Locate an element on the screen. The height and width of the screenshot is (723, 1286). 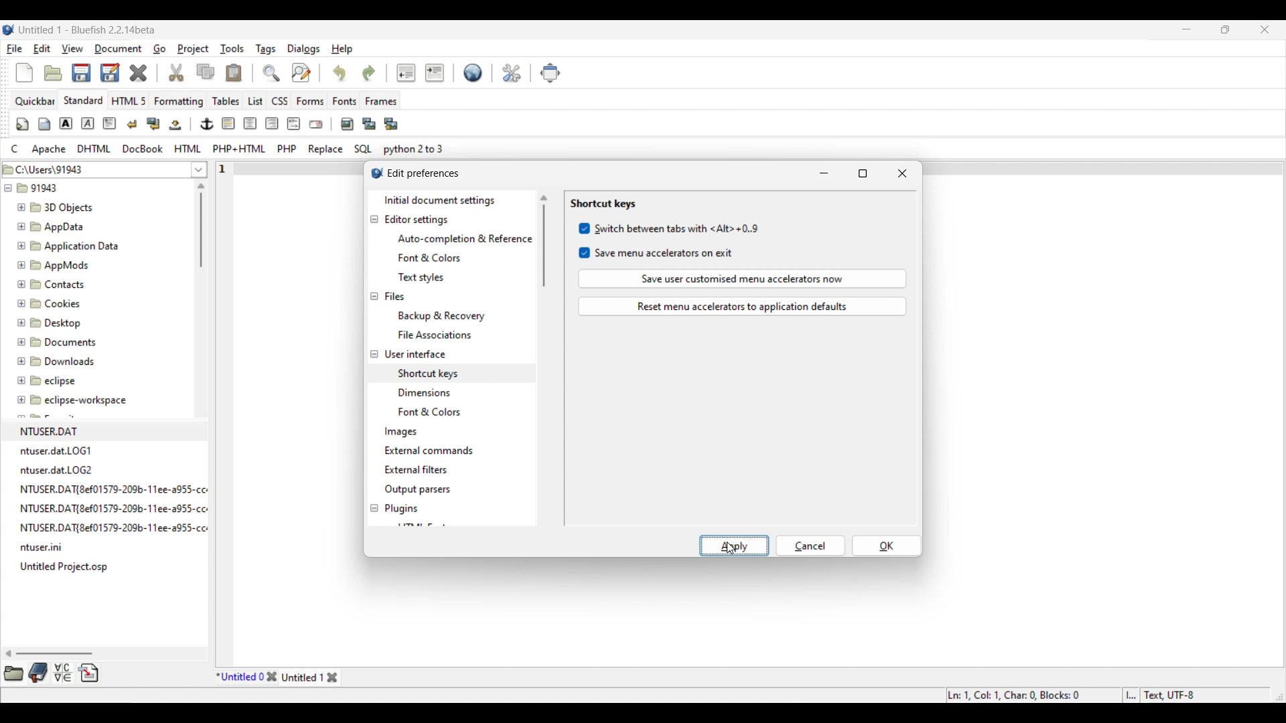
Dimensions is located at coordinates (427, 392).